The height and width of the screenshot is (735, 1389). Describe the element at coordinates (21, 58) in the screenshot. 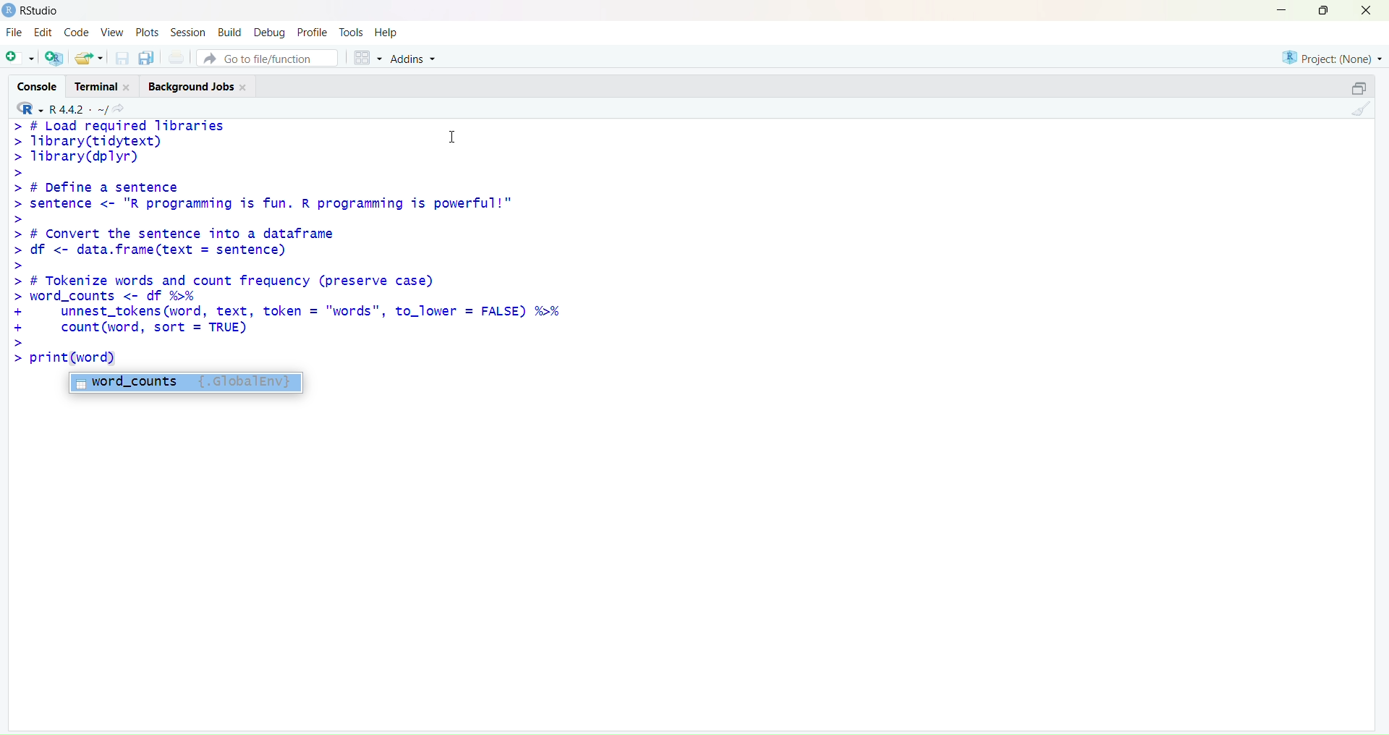

I see `new script` at that location.